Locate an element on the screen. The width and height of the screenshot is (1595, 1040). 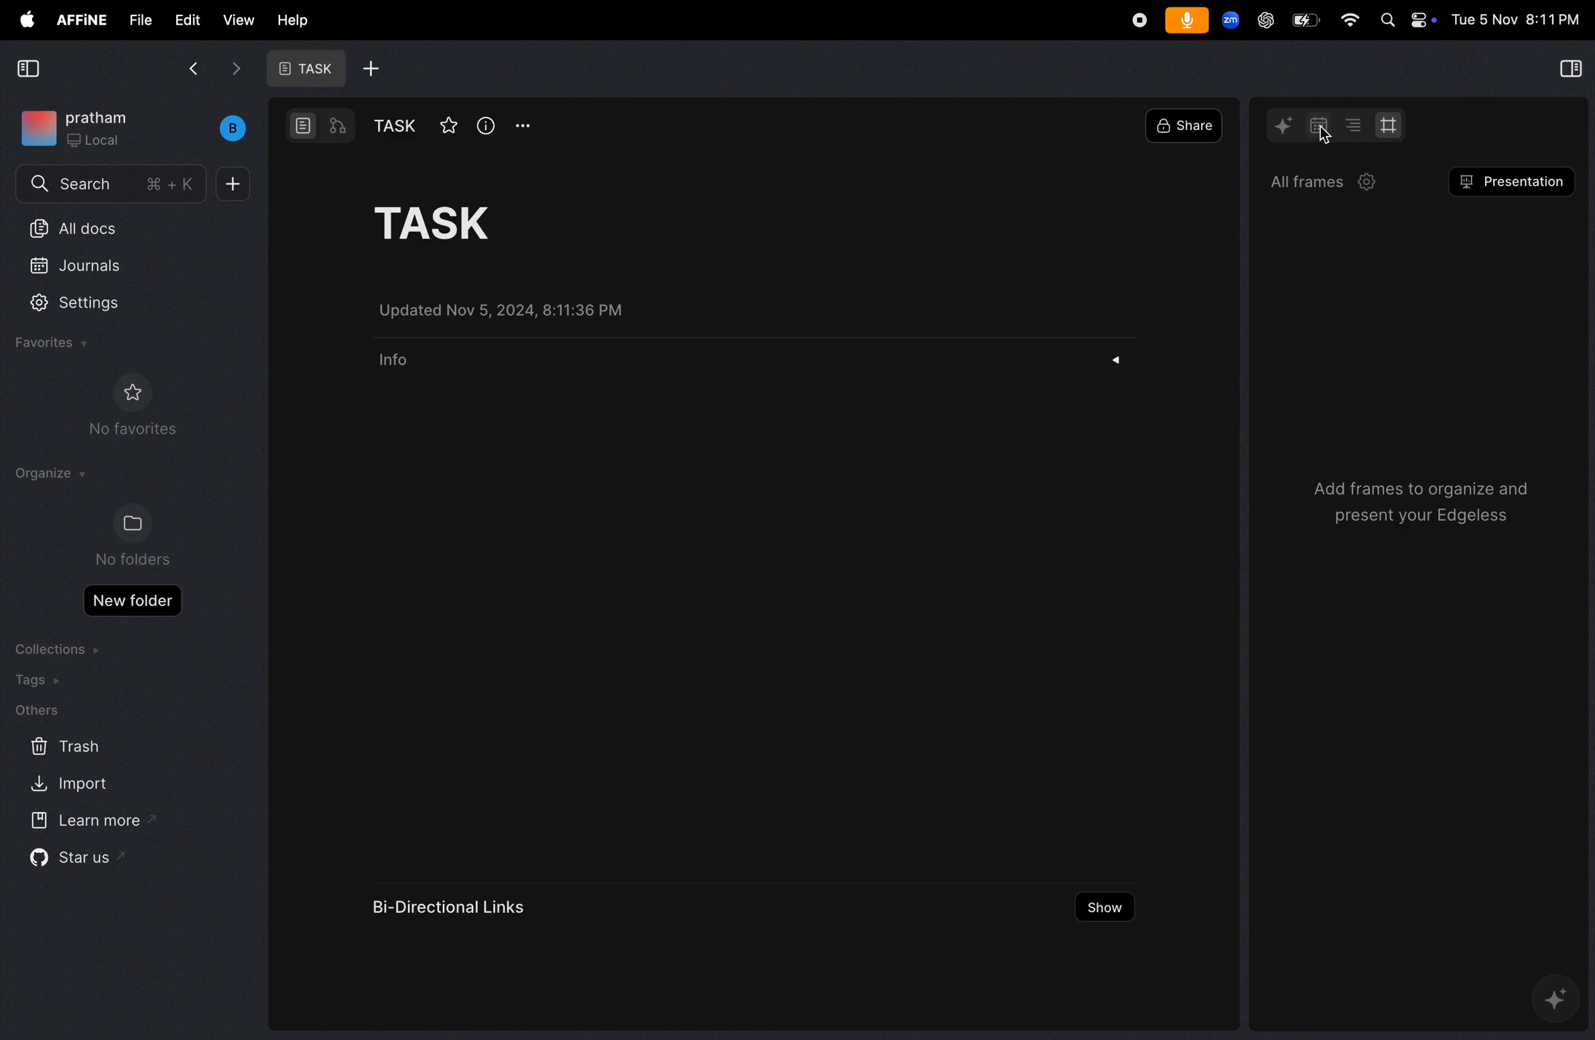
all docs is located at coordinates (113, 227).